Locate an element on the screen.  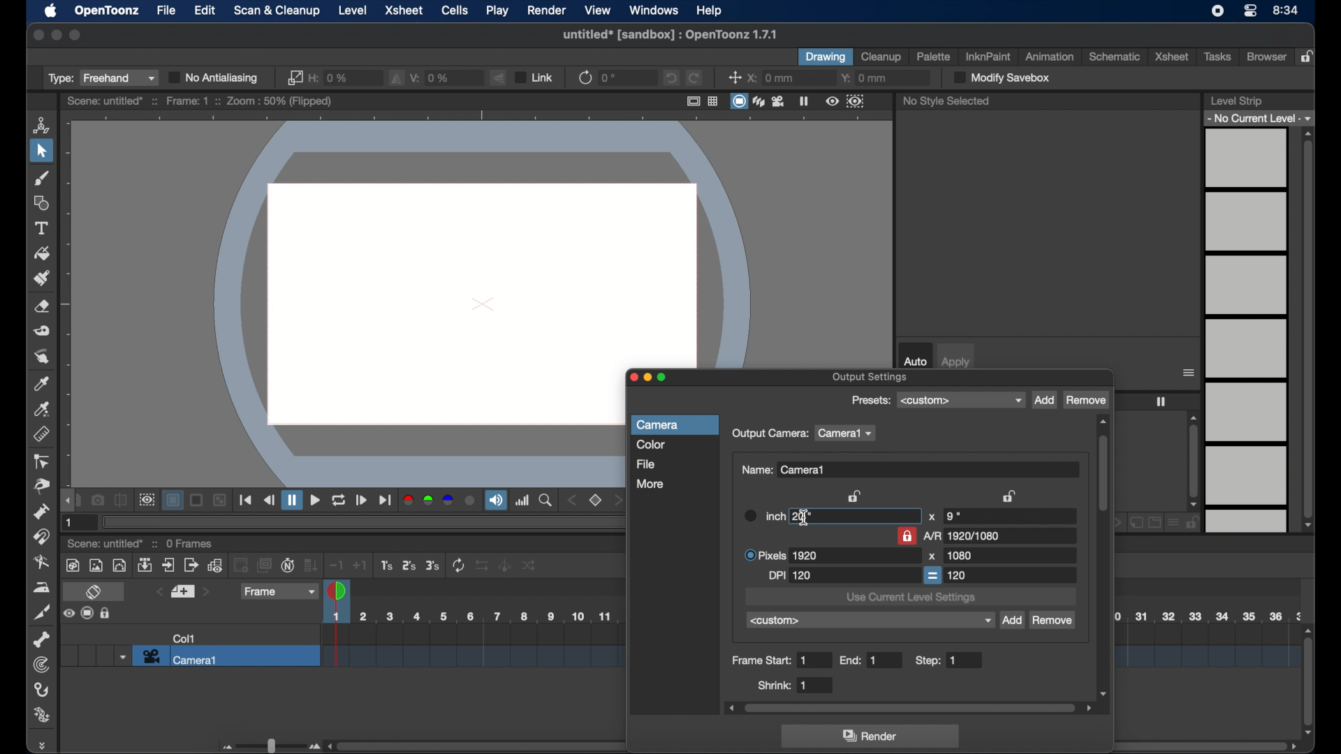
help is located at coordinates (709, 11).